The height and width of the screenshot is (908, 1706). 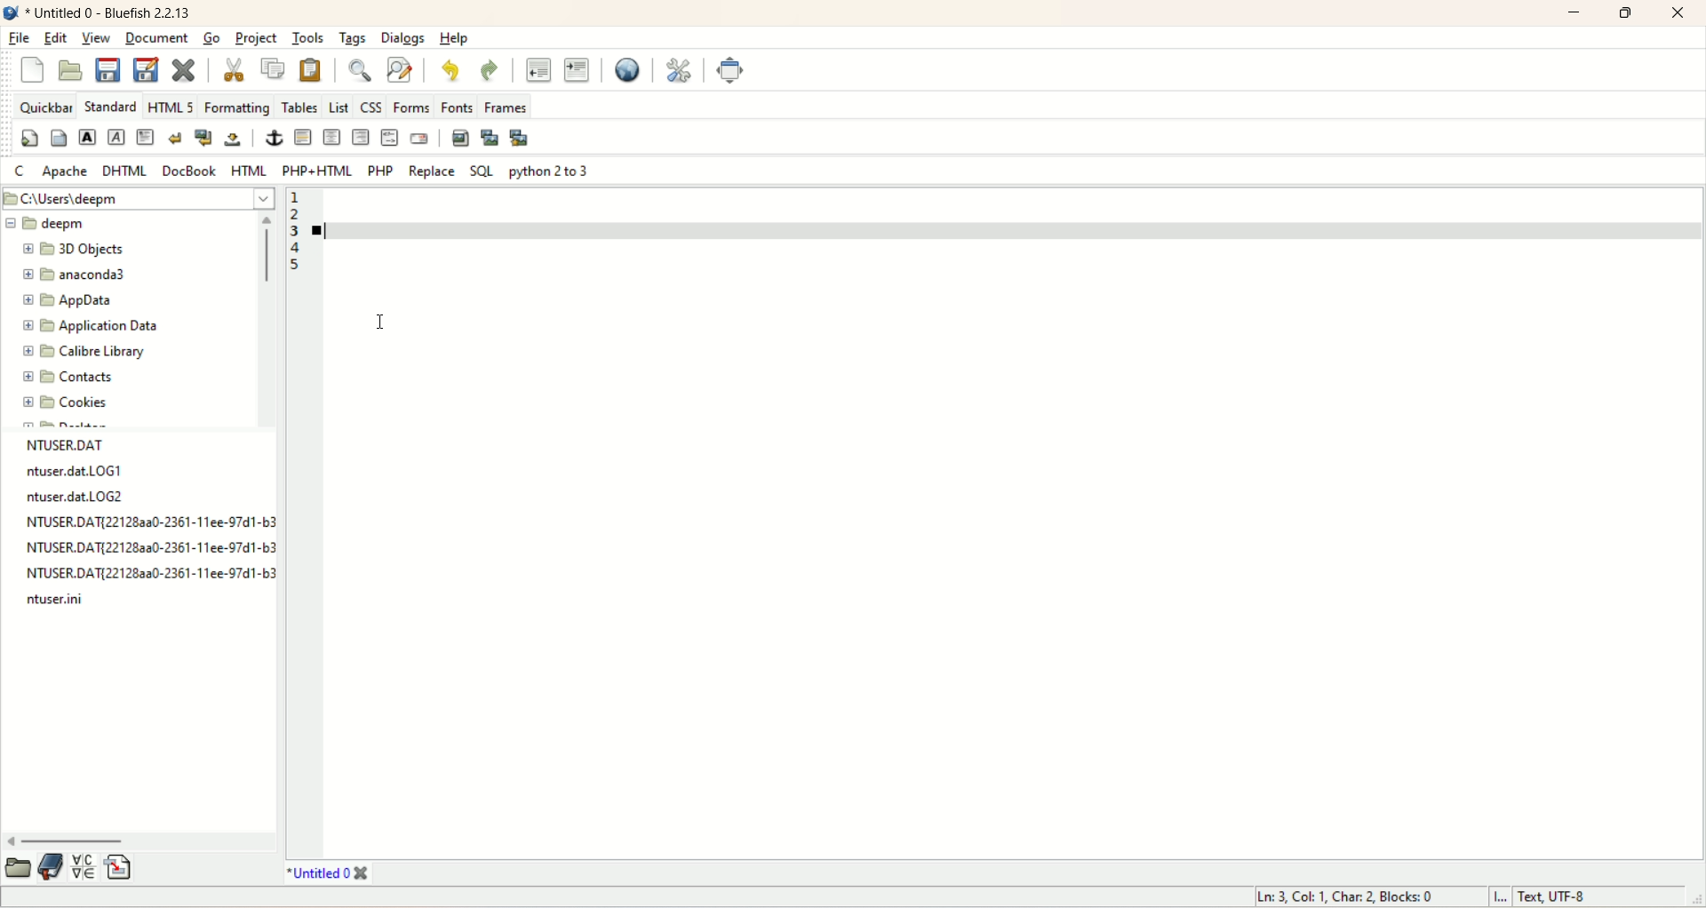 I want to click on quickstart, so click(x=28, y=139).